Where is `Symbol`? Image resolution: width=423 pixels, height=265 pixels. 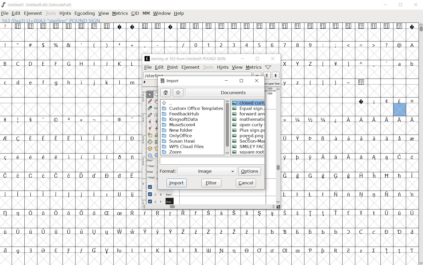
Symbol is located at coordinates (31, 250).